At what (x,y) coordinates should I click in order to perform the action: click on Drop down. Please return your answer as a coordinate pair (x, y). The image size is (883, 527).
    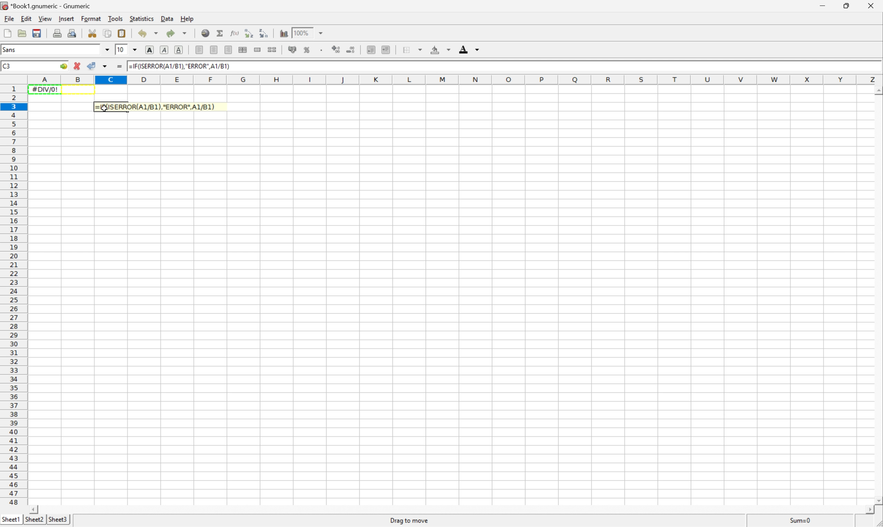
    Looking at the image, I should click on (186, 33).